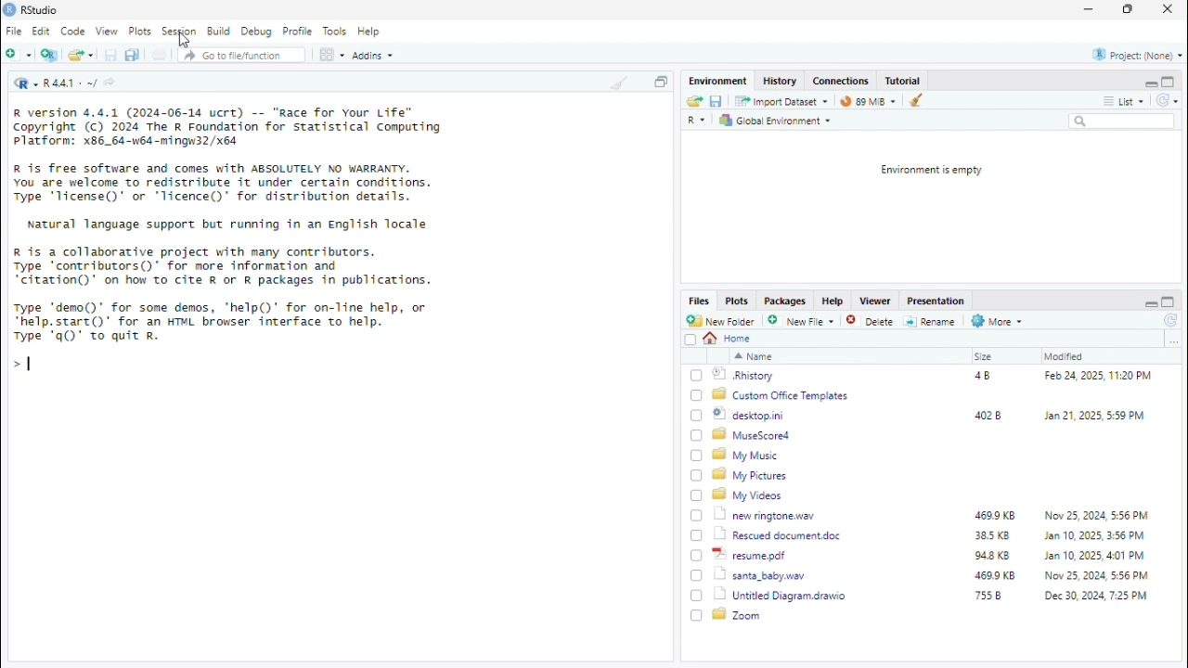  What do you see at coordinates (753, 475) in the screenshot?
I see `My Pictures` at bounding box center [753, 475].